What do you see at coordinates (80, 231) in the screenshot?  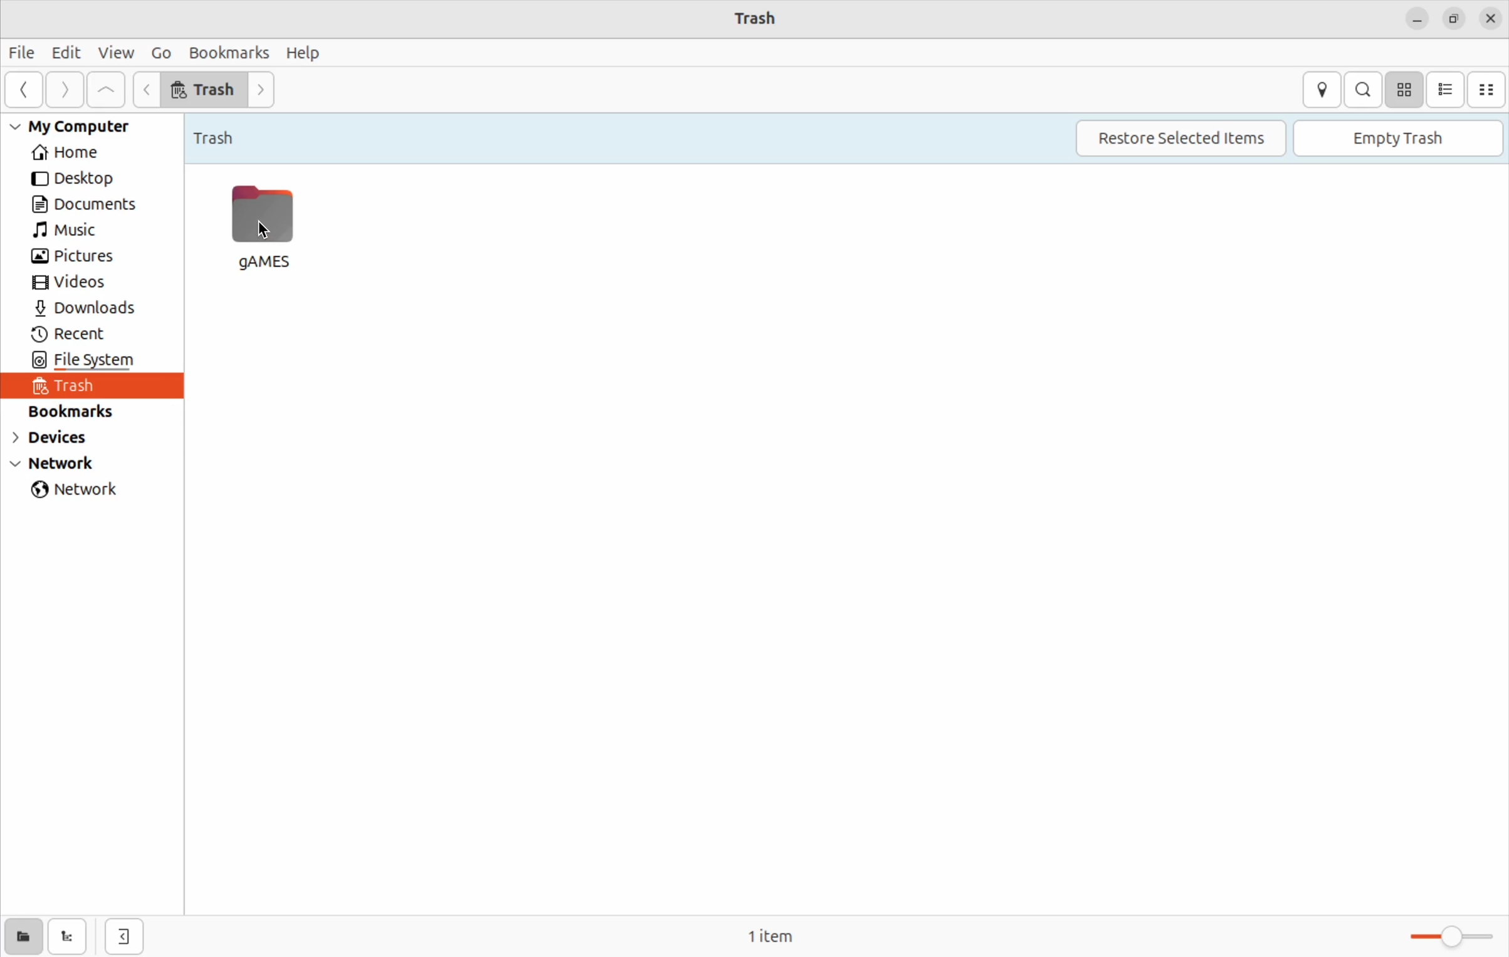 I see `music` at bounding box center [80, 231].